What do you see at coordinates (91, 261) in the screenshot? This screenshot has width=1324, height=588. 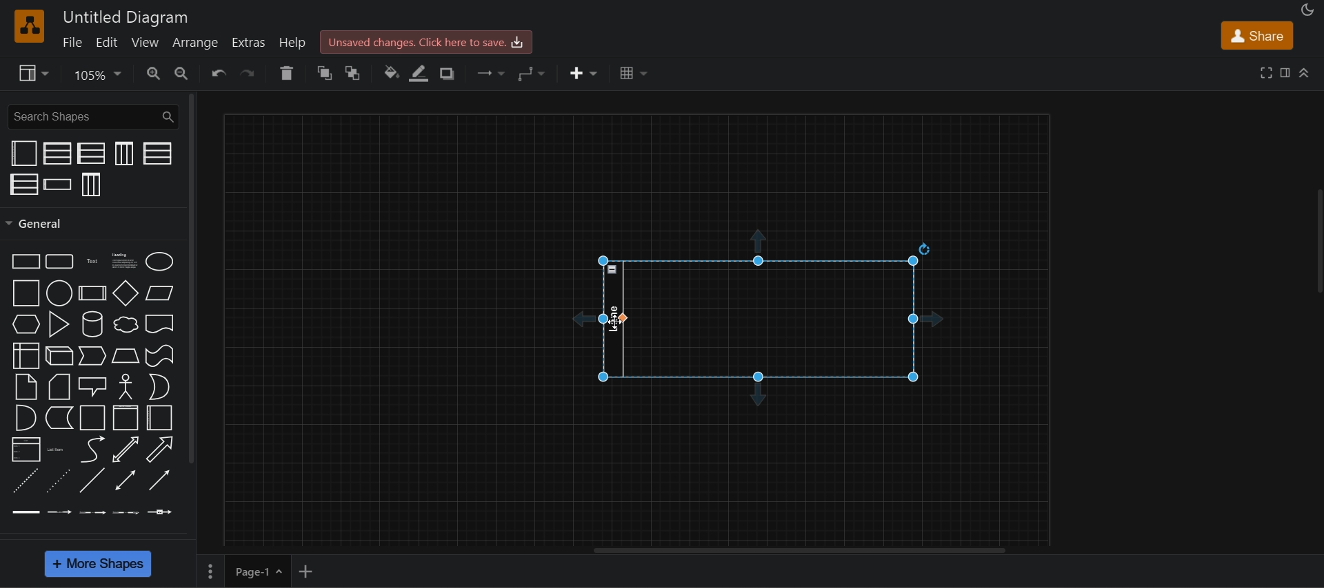 I see `Text` at bounding box center [91, 261].